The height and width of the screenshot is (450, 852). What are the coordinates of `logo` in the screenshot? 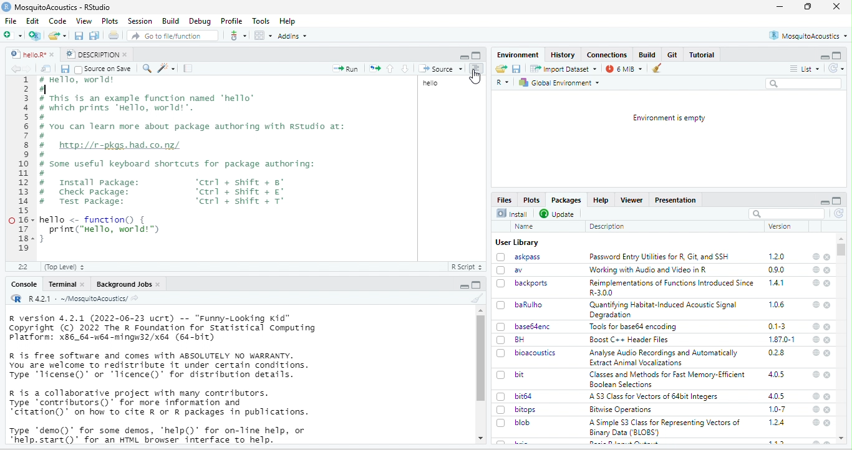 It's located at (6, 7).